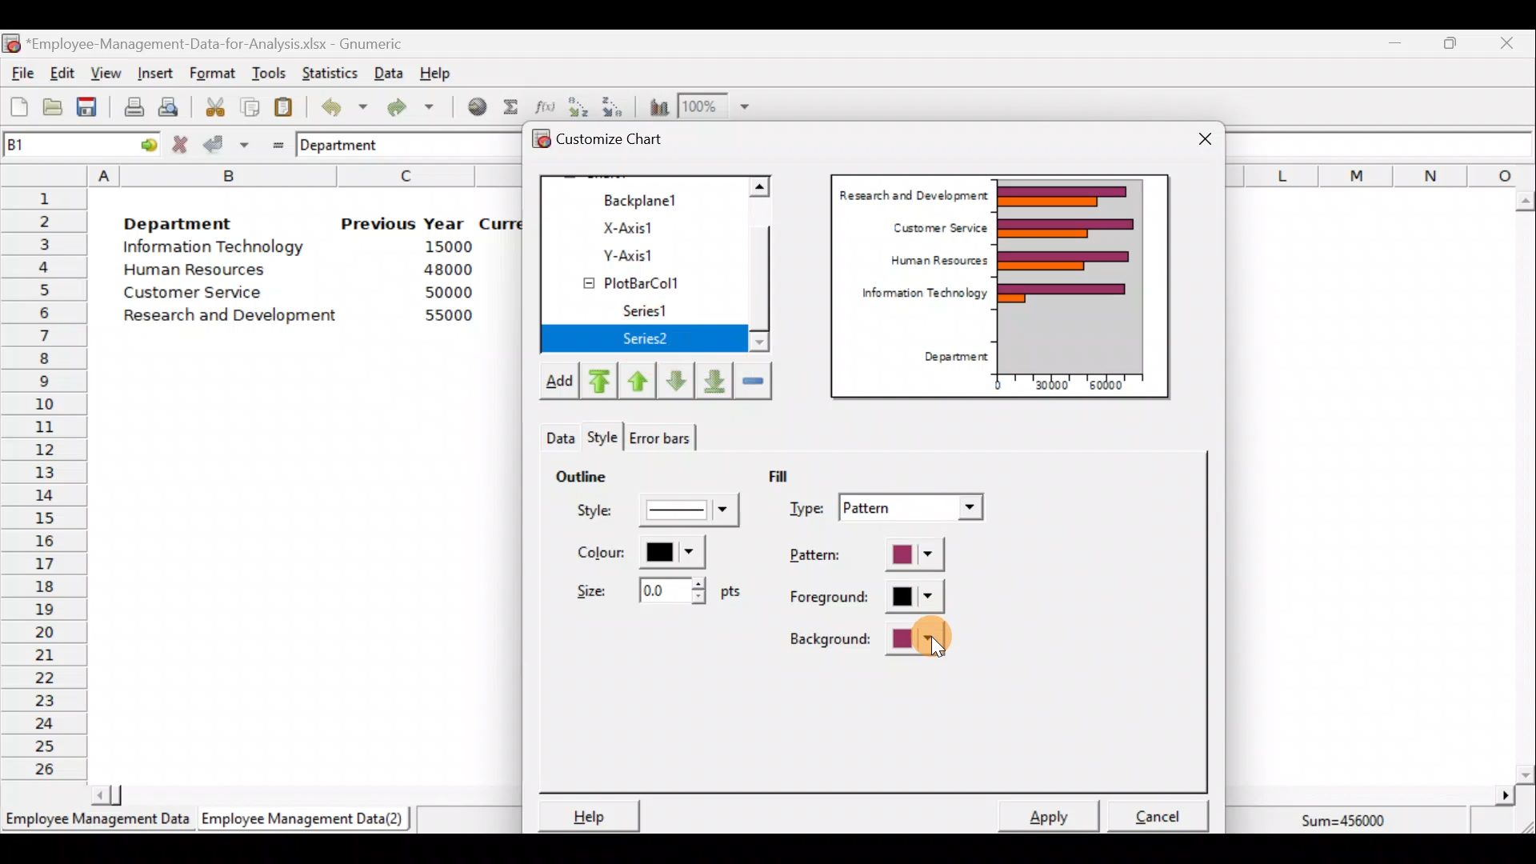  I want to click on Copy the selection, so click(249, 104).